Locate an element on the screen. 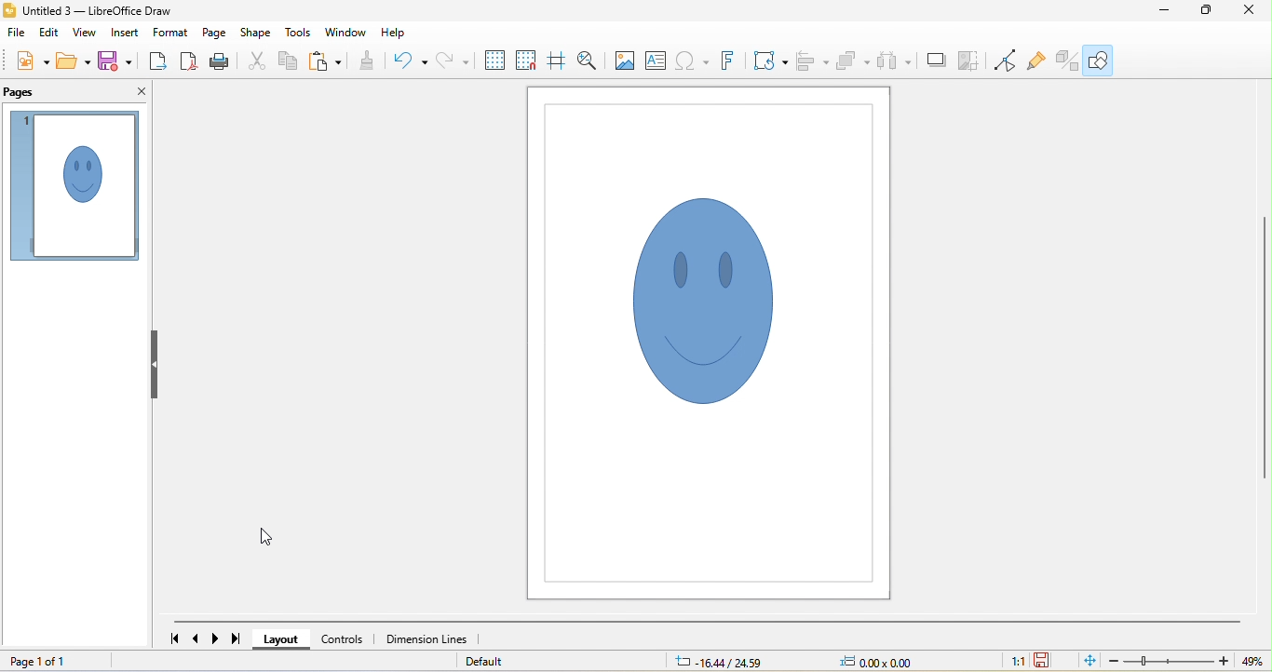  first slide is located at coordinates (178, 638).